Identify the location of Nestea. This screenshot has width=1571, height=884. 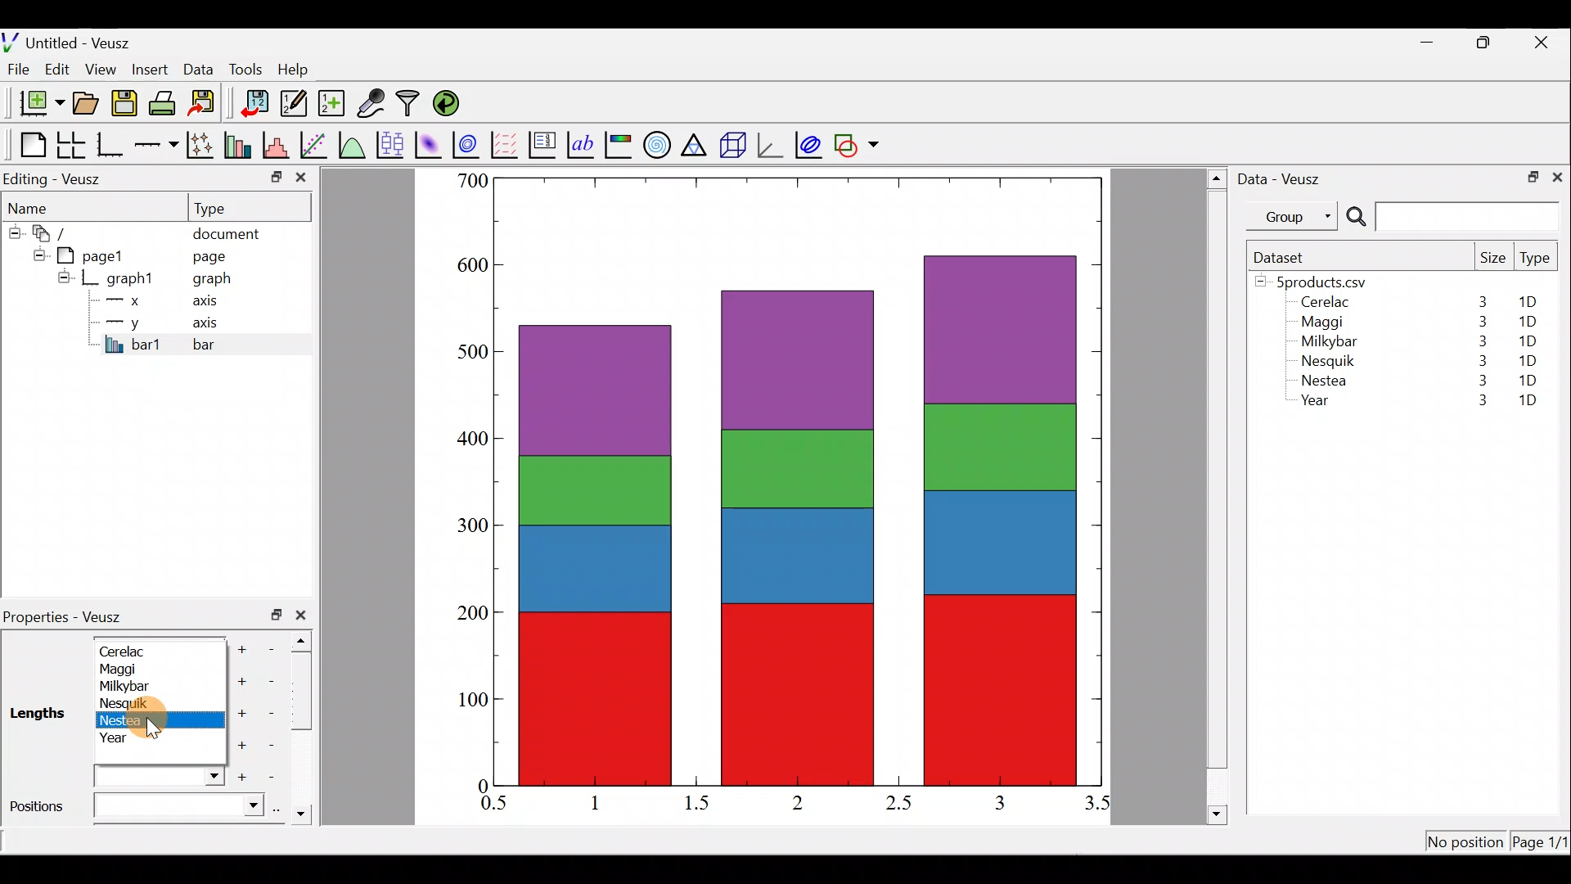
(1325, 381).